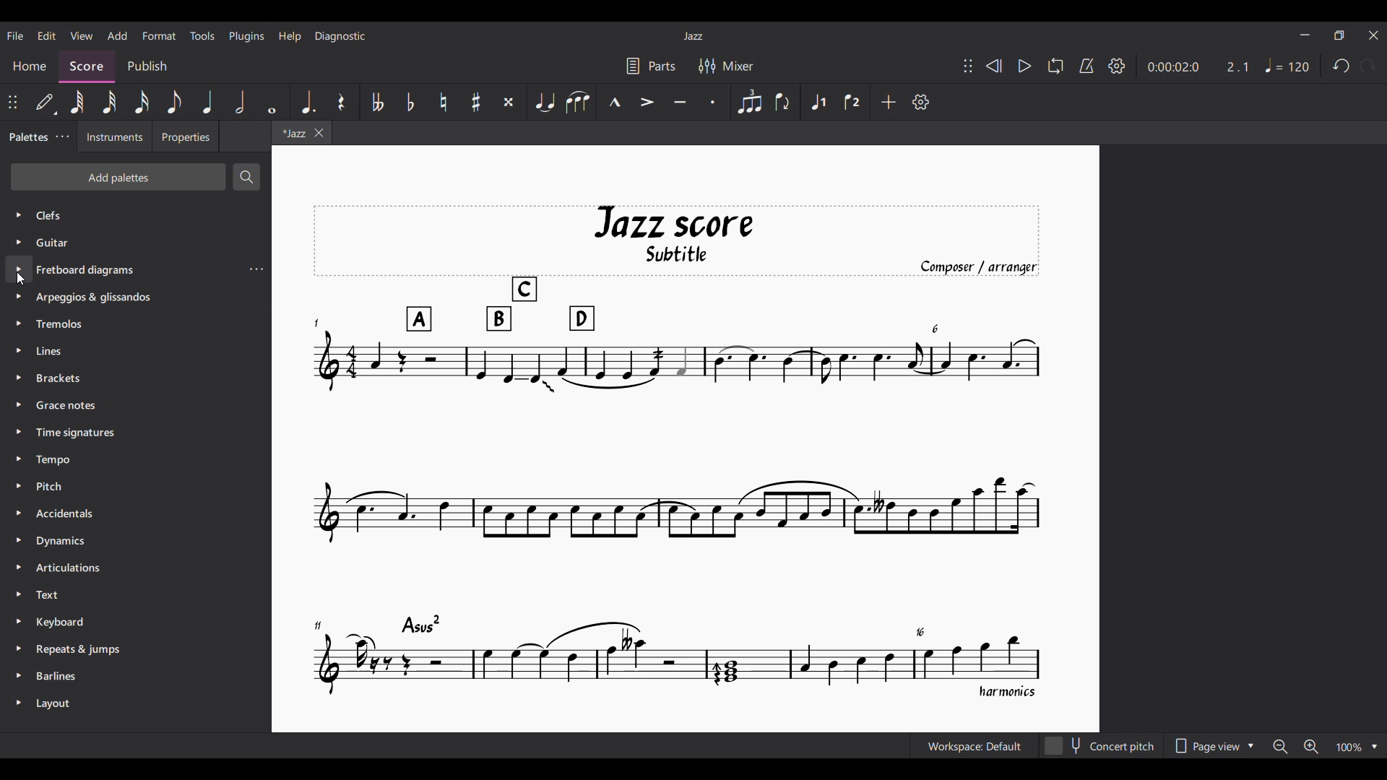 The height and width of the screenshot is (780, 1387). Describe the element at coordinates (14, 35) in the screenshot. I see `File menu` at that location.